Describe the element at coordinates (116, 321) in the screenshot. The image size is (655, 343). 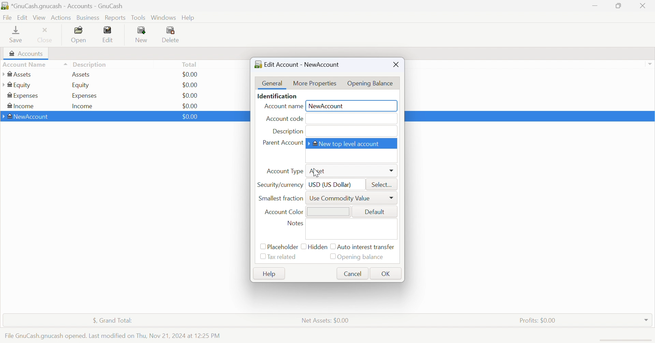
I see `$, Grand Total:` at that location.